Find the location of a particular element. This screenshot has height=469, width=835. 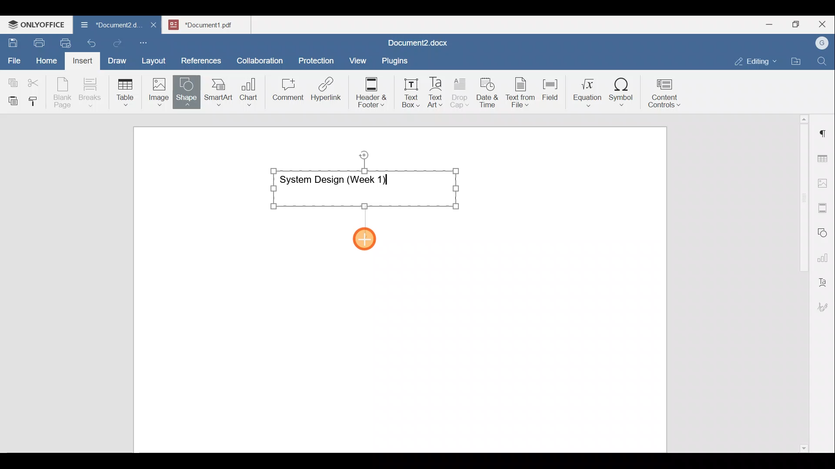

Document name is located at coordinates (211, 23).